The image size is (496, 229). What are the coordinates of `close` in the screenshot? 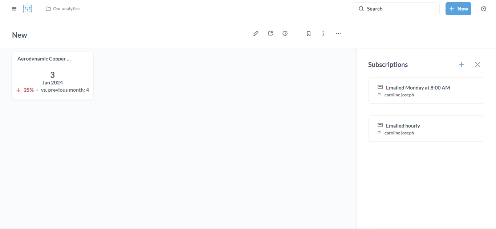 It's located at (477, 64).